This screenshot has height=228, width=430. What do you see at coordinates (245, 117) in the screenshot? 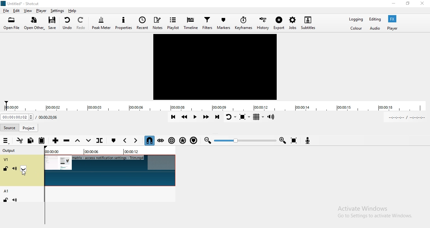
I see `Toggle zoom` at bounding box center [245, 117].